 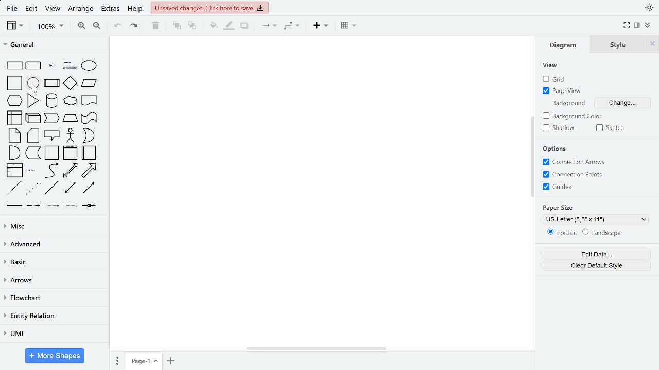 I want to click on format, so click(x=636, y=25).